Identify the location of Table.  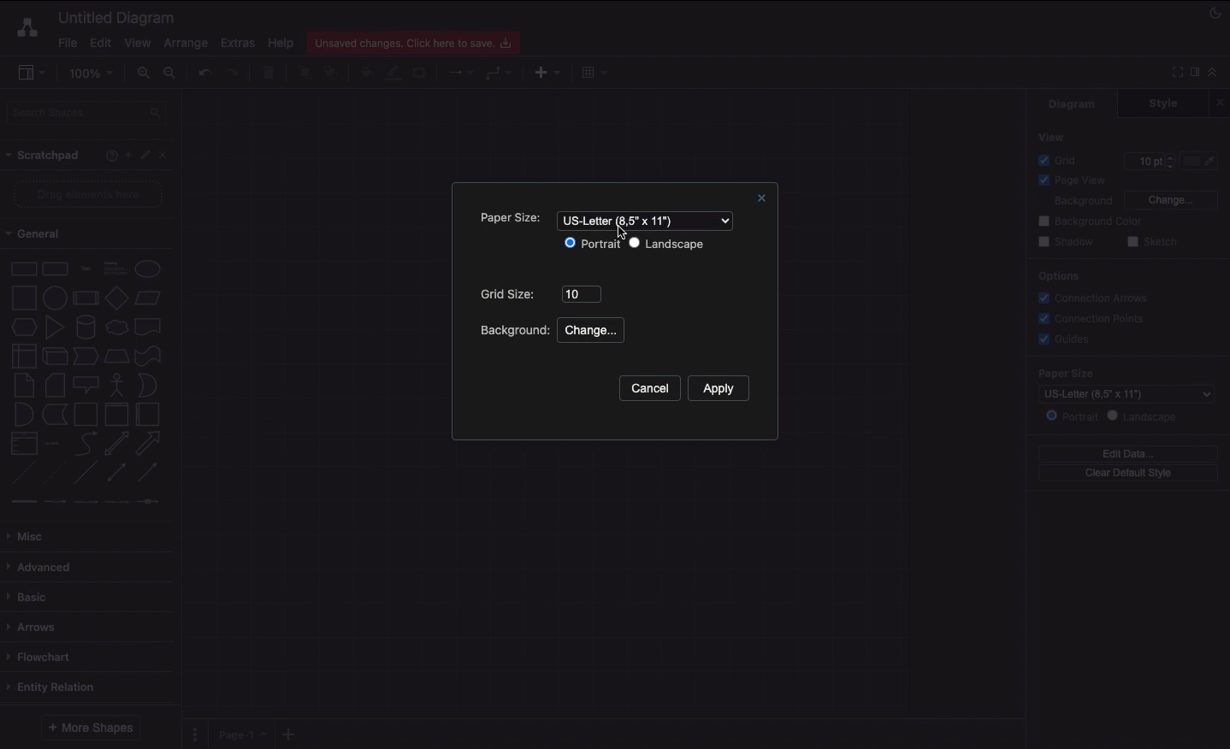
(592, 71).